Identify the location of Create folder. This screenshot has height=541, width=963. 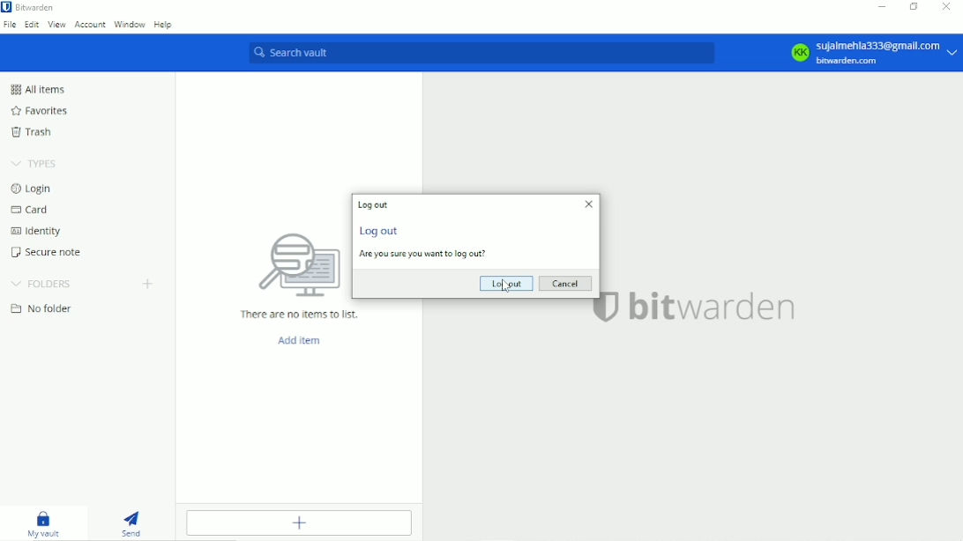
(147, 285).